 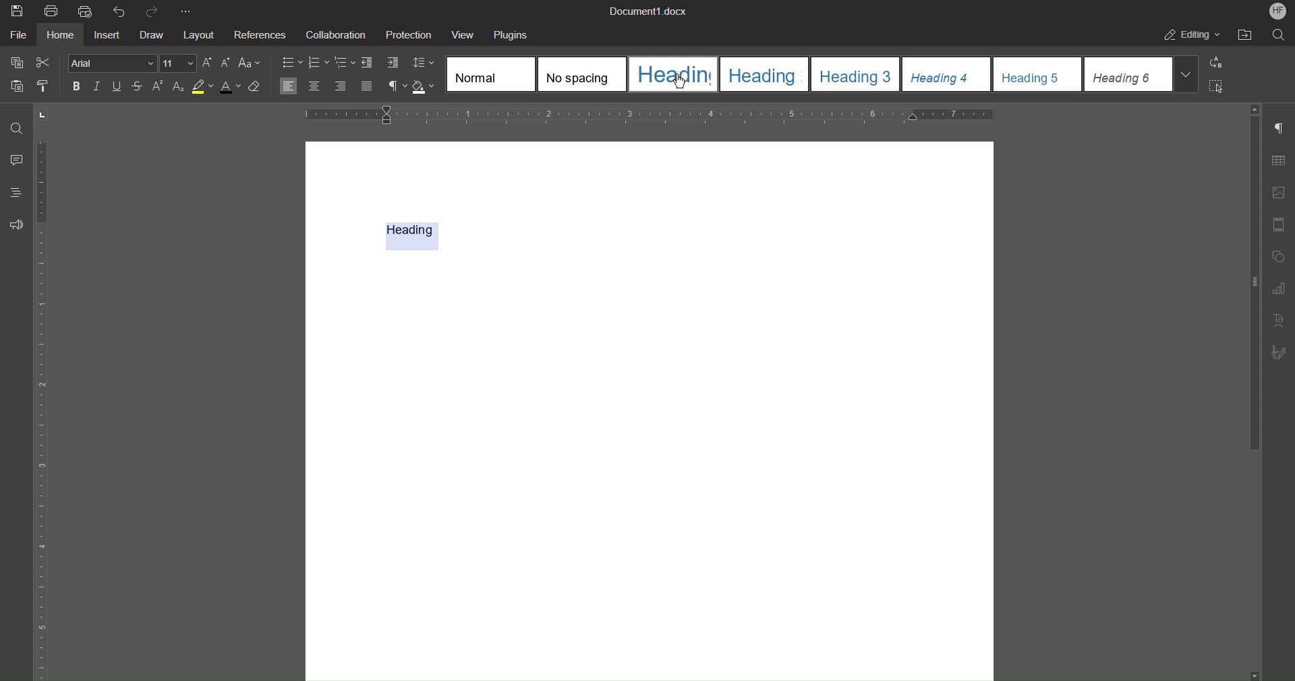 What do you see at coordinates (87, 9) in the screenshot?
I see `Quick Print` at bounding box center [87, 9].